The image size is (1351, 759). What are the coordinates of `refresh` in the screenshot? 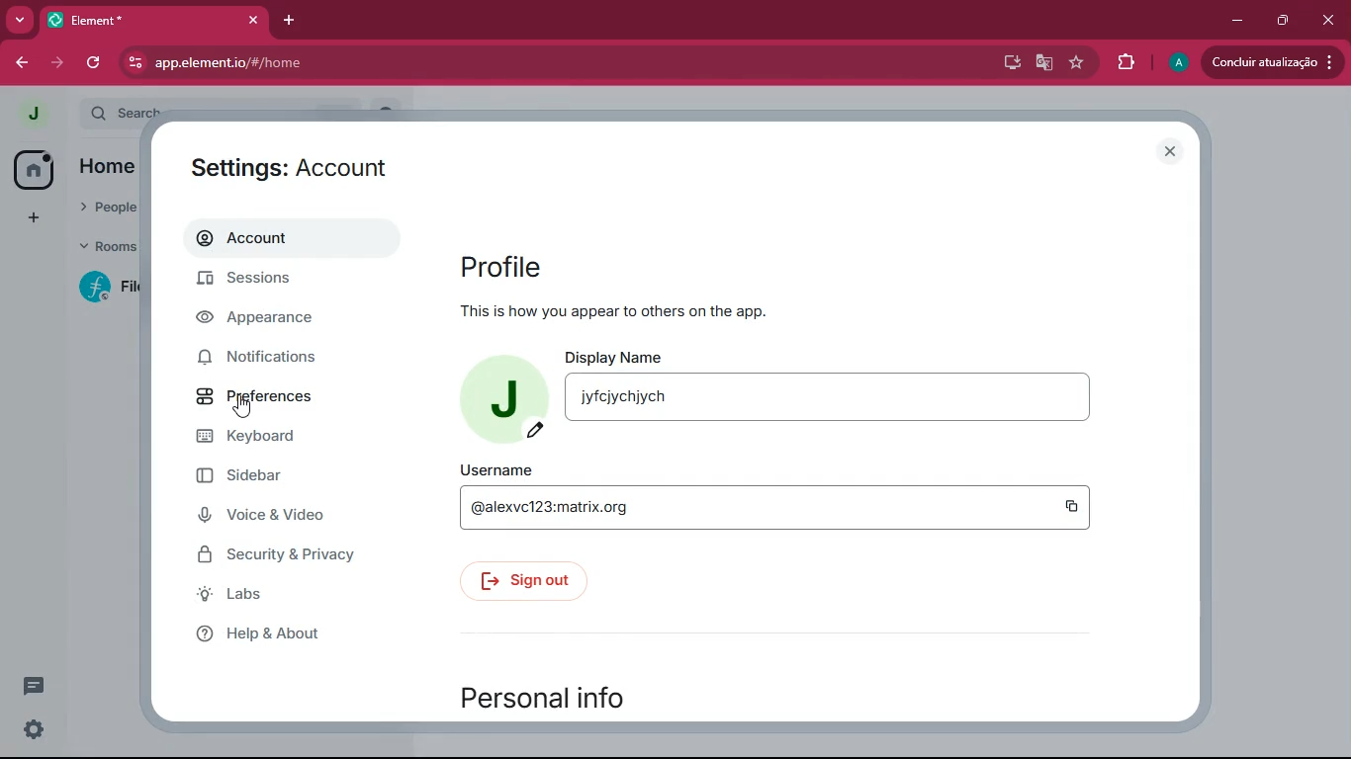 It's located at (95, 64).